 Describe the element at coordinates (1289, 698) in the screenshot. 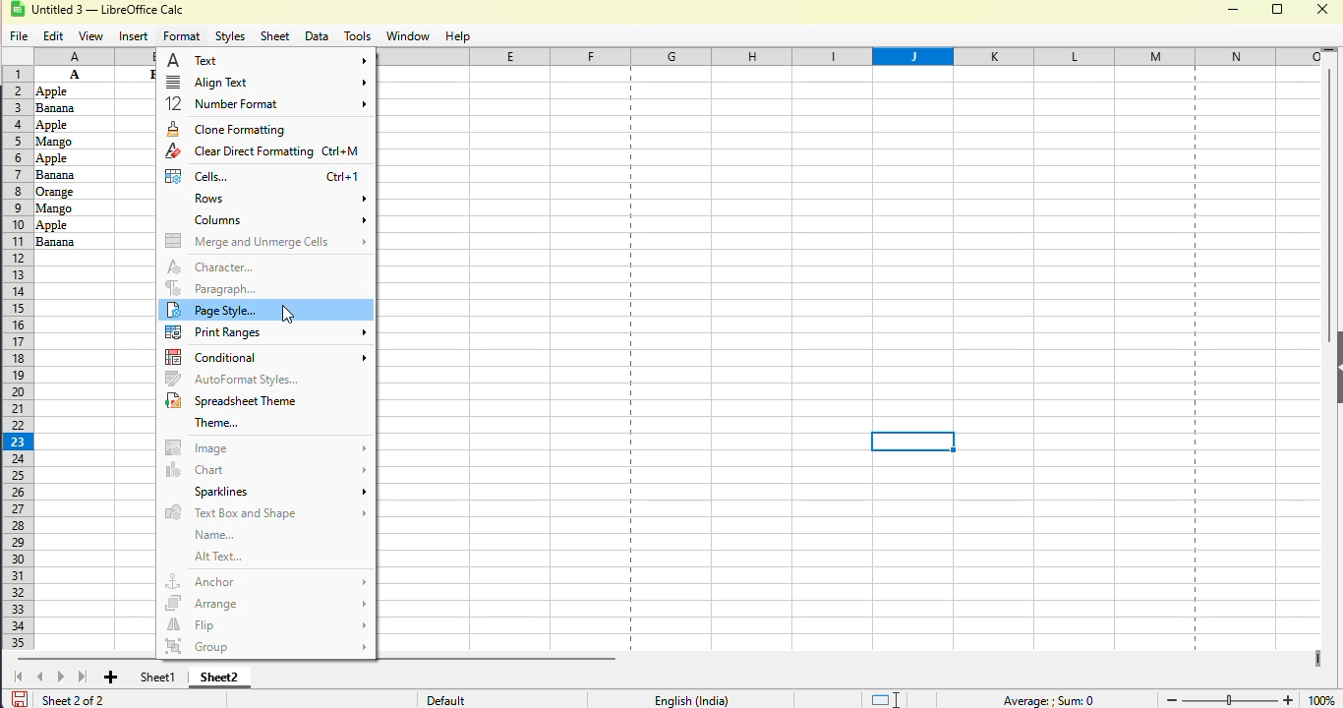

I see `zoom in` at that location.